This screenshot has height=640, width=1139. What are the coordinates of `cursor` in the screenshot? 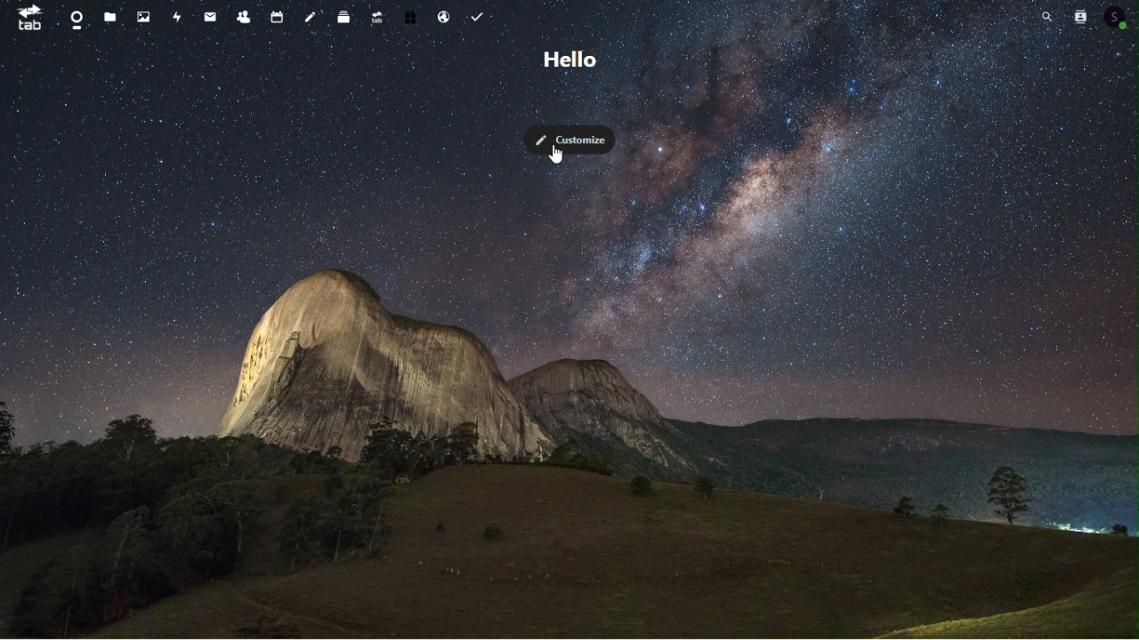 It's located at (559, 156).